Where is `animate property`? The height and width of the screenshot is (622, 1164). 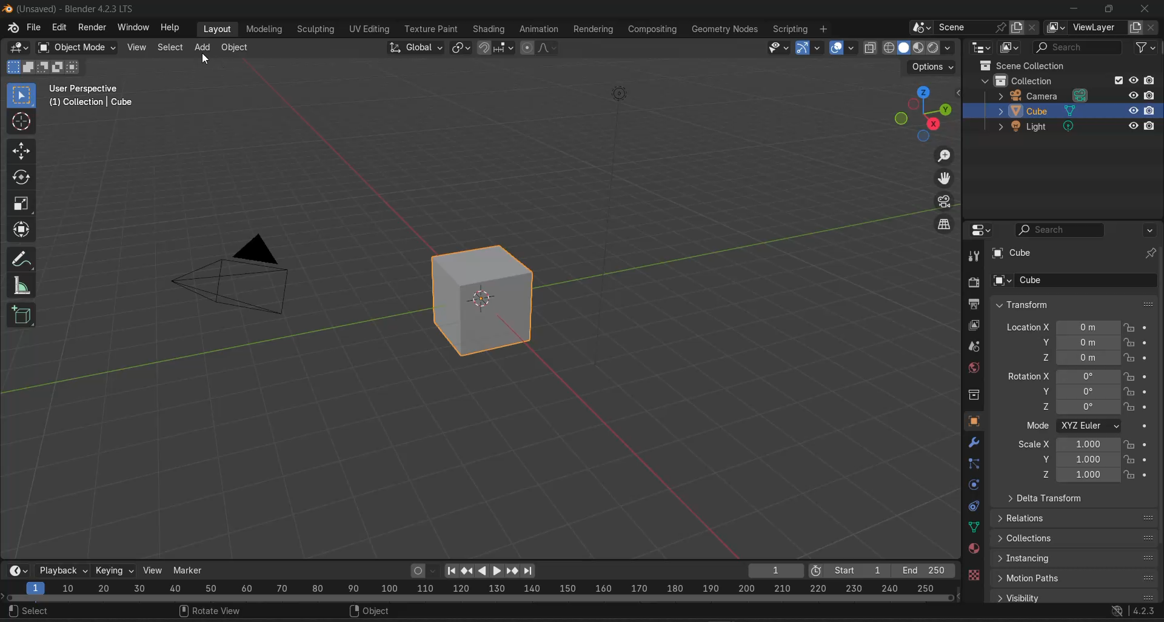 animate property is located at coordinates (1148, 376).